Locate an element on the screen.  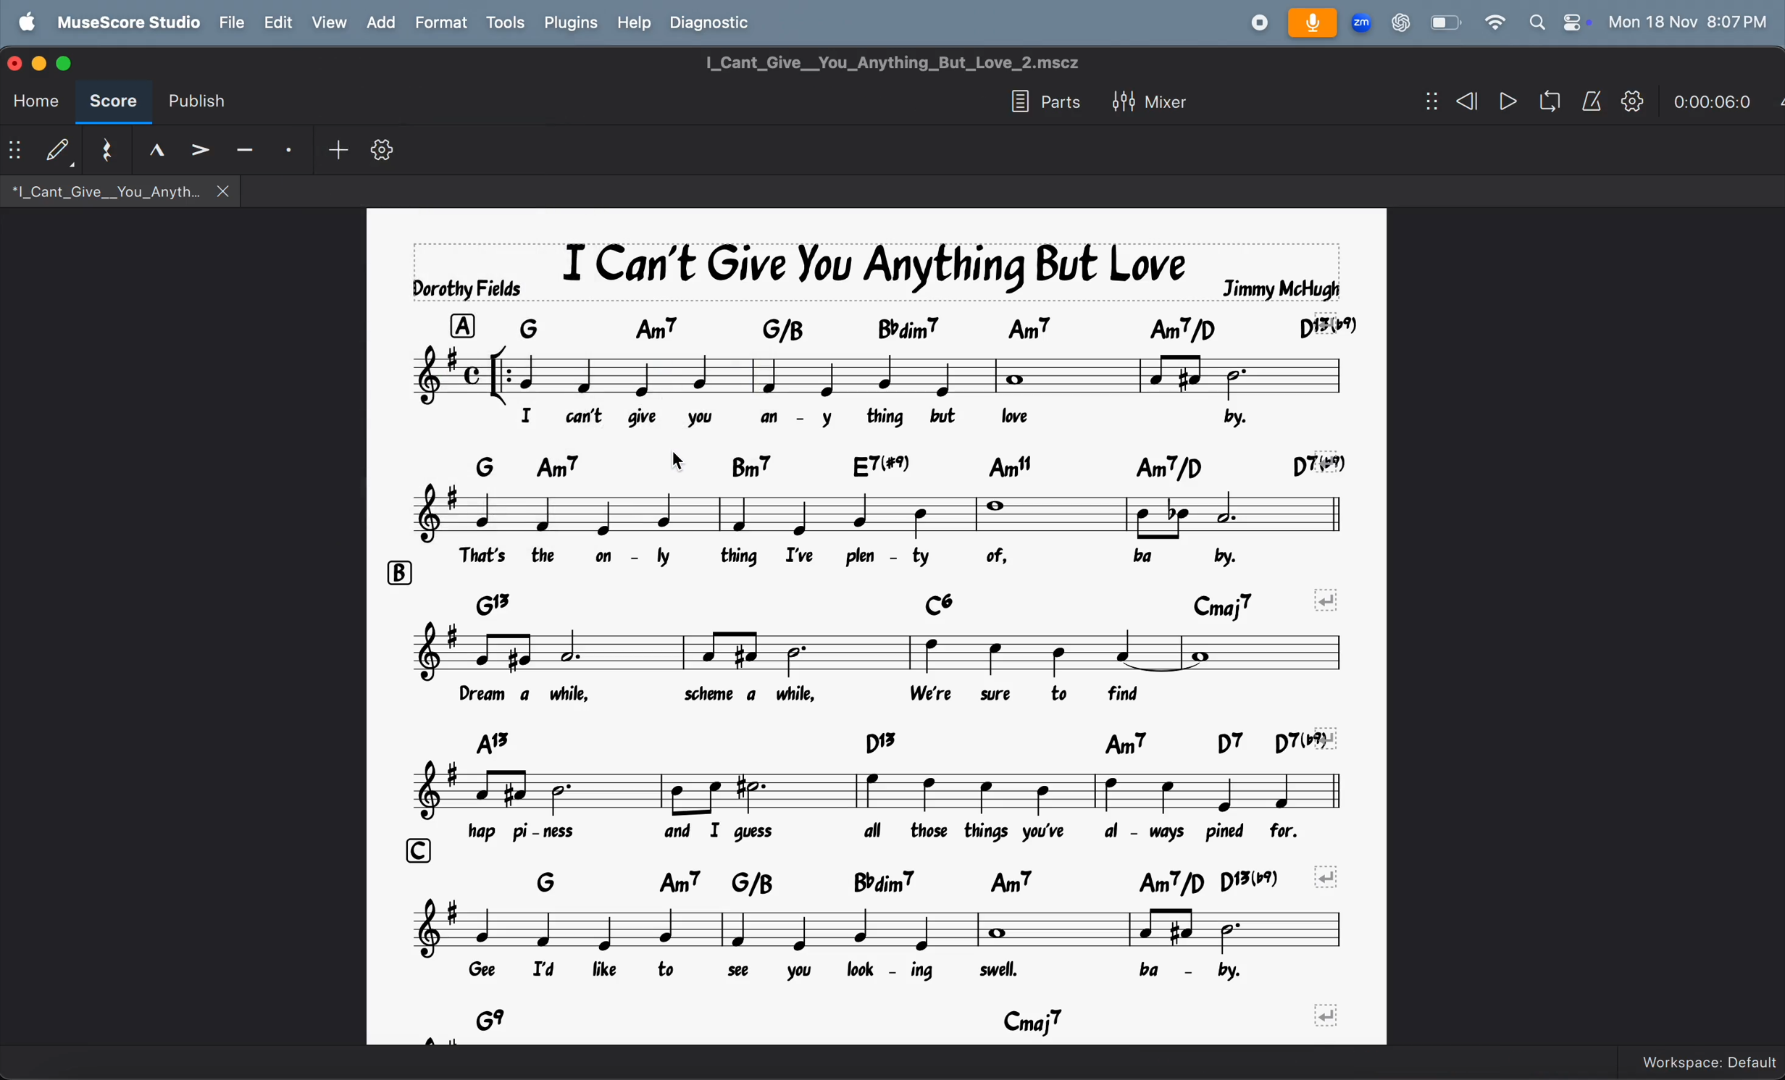
zoom is located at coordinates (1363, 20).